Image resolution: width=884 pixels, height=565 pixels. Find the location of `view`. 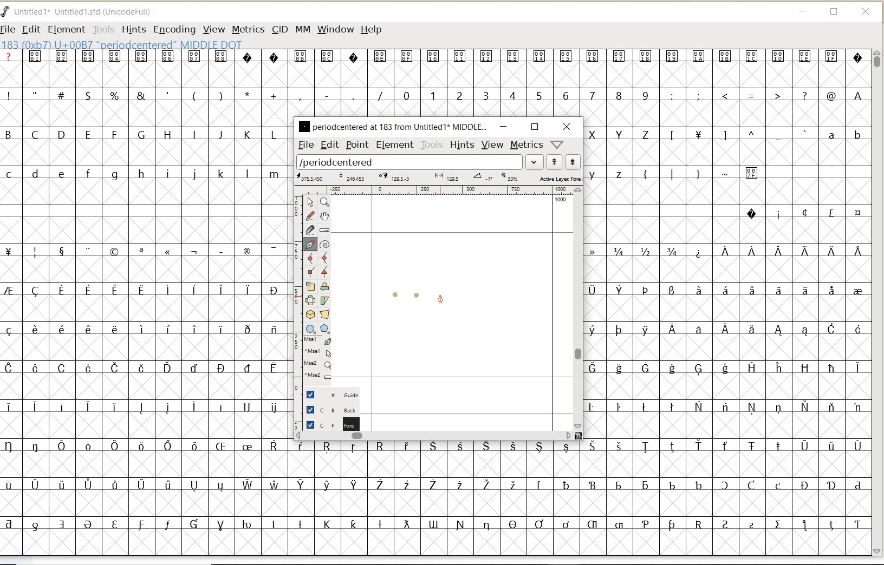

view is located at coordinates (493, 144).